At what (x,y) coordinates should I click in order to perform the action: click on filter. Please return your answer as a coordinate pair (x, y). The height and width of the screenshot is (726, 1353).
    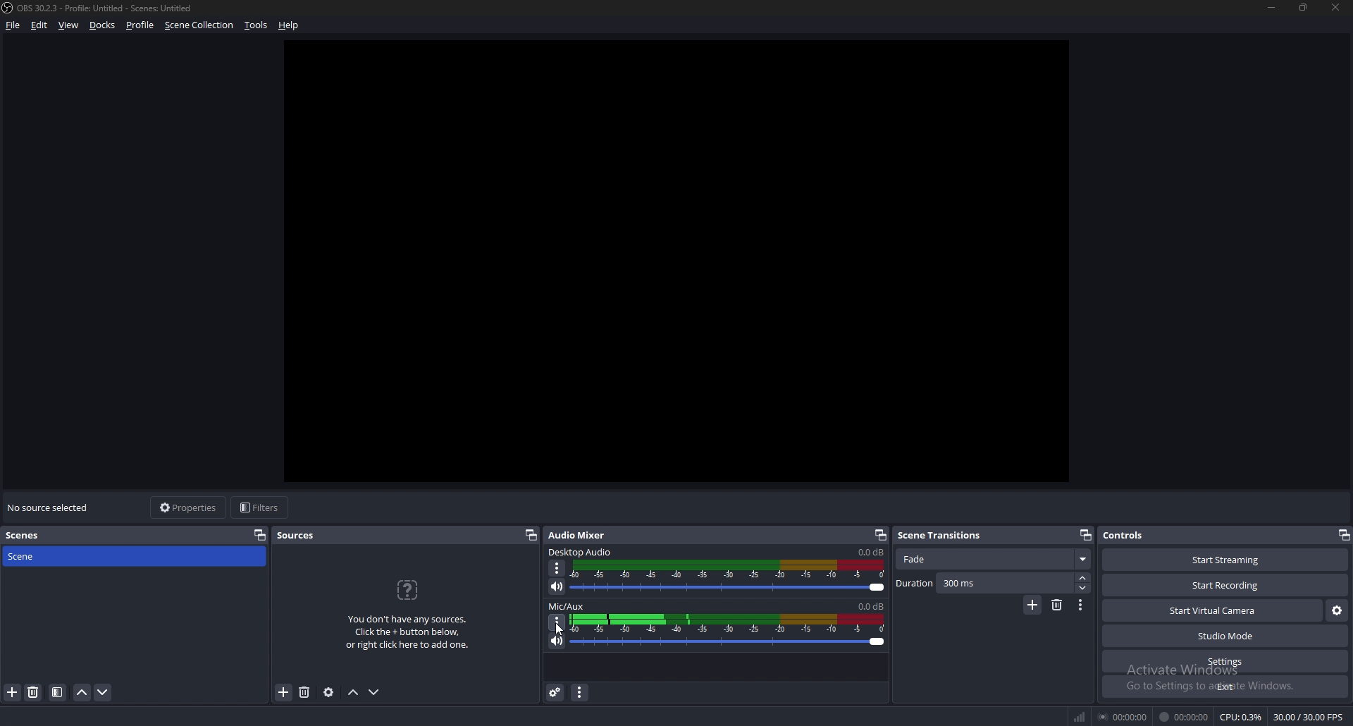
    Looking at the image, I should click on (58, 692).